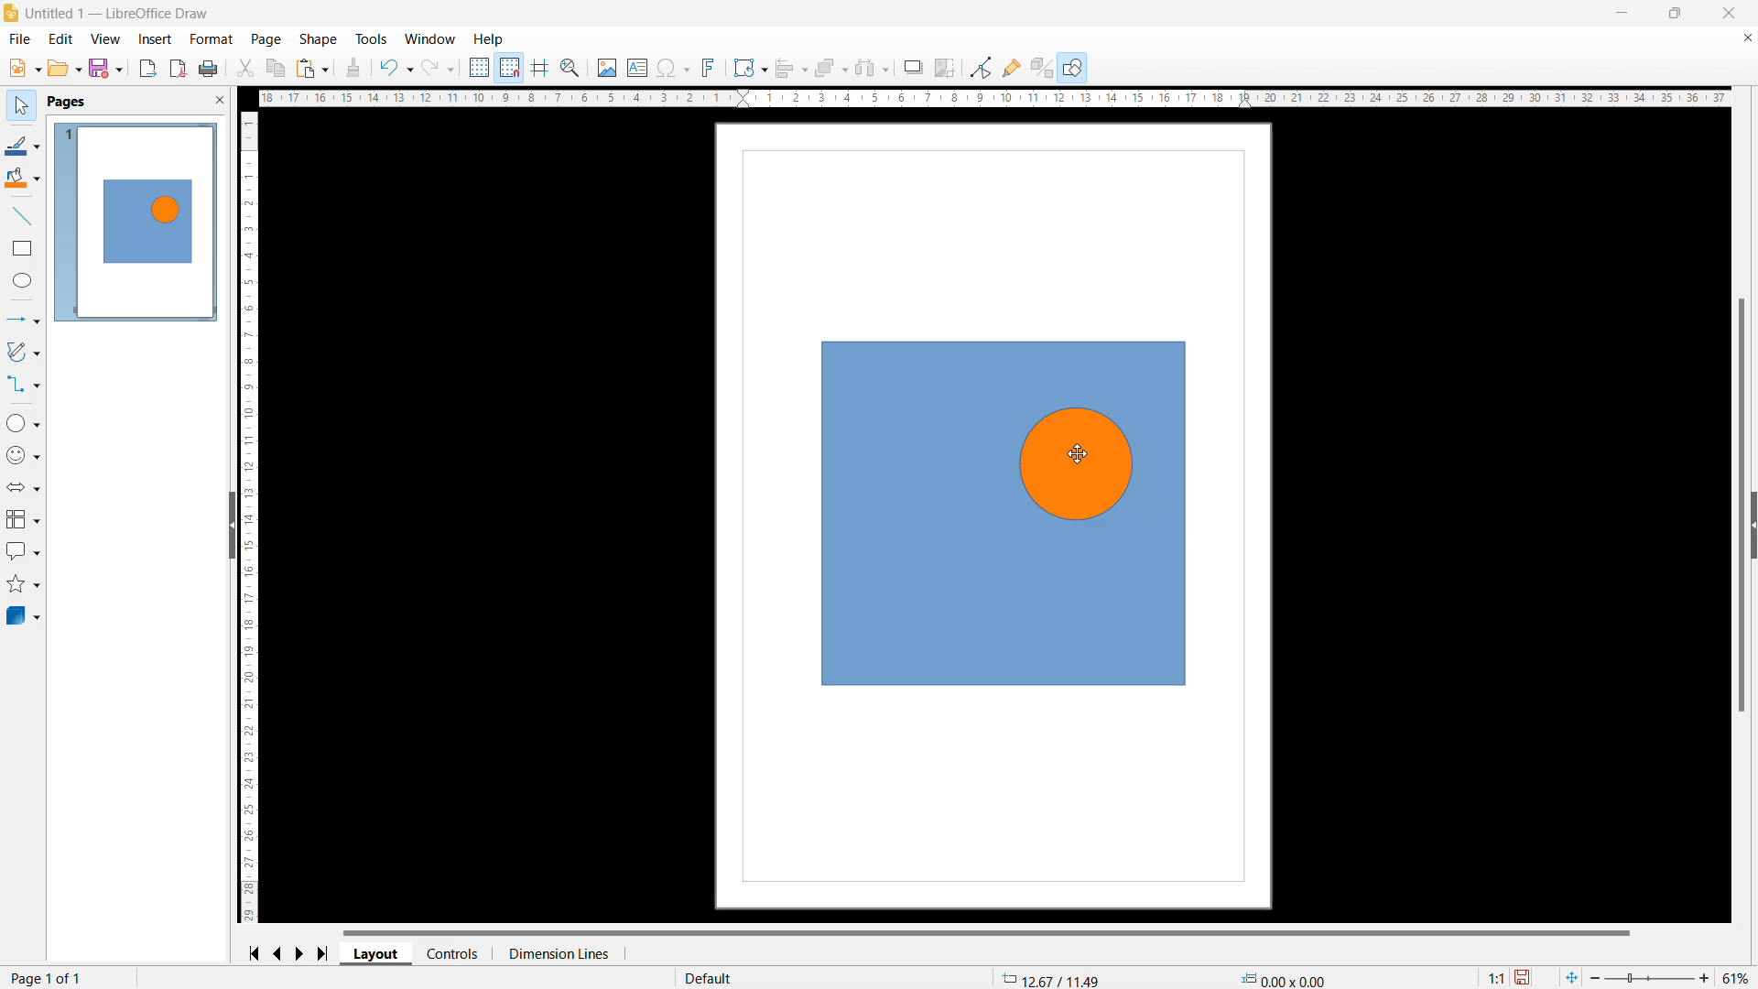 Image resolution: width=1758 pixels, height=989 pixels. Describe the element at coordinates (1753, 524) in the screenshot. I see `expand pane` at that location.